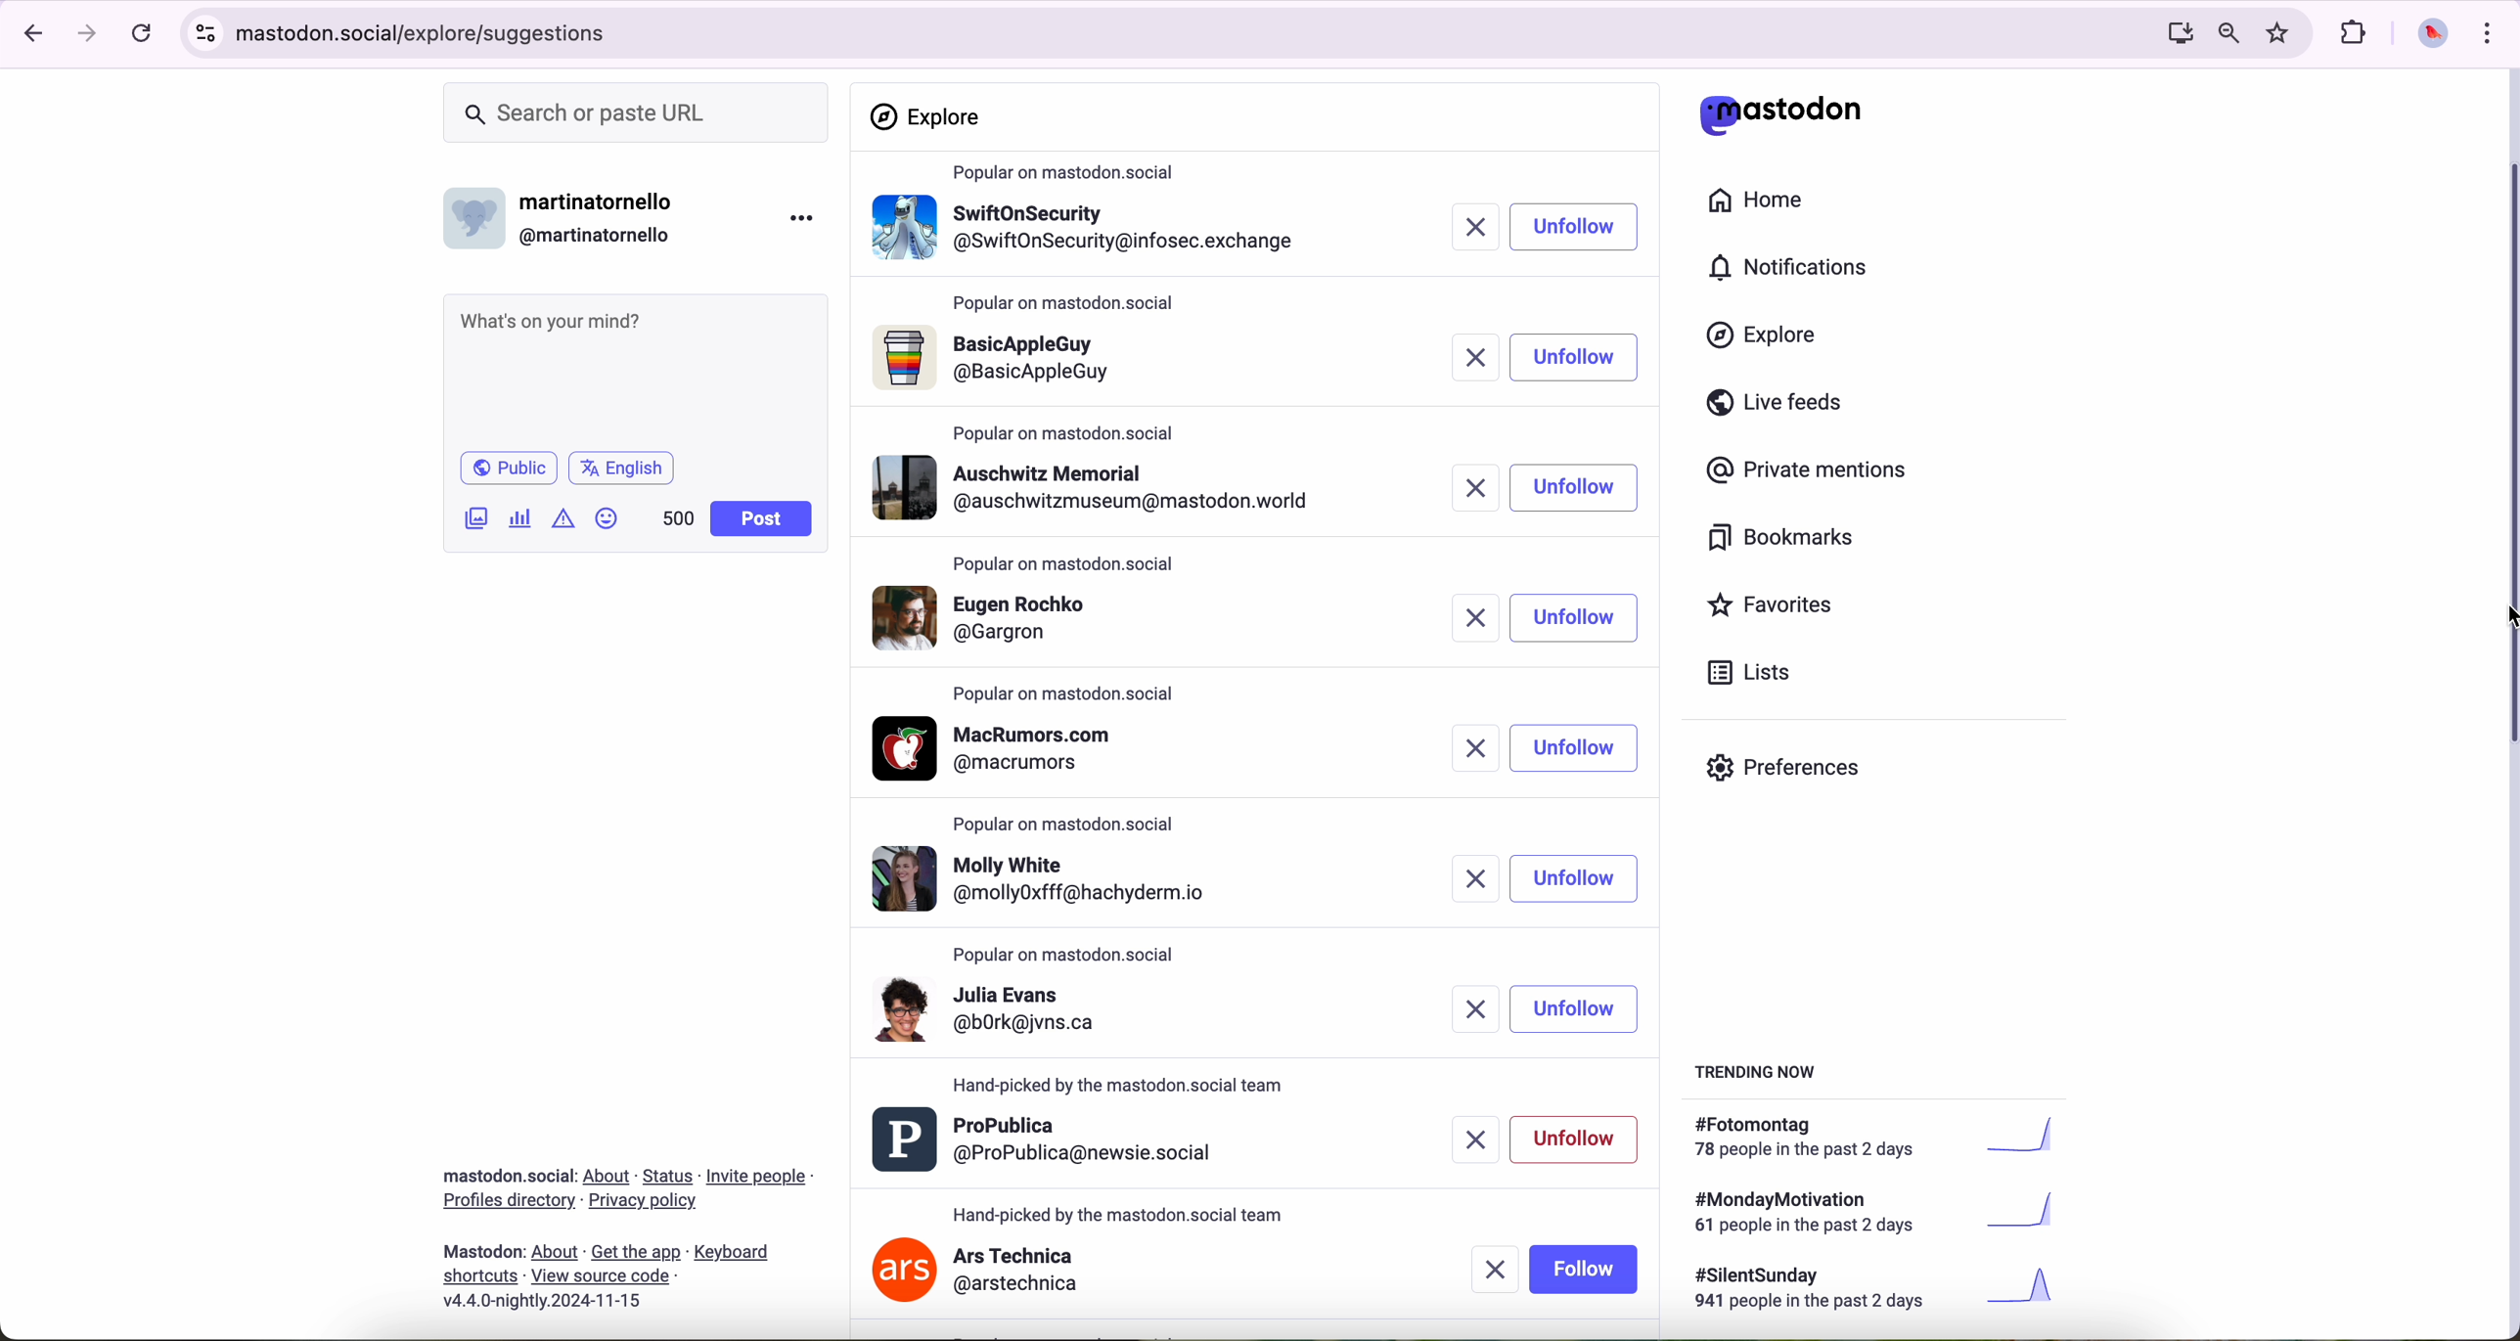 This screenshot has height=1341, width=2520. What do you see at coordinates (1767, 344) in the screenshot?
I see `click on explore button` at bounding box center [1767, 344].